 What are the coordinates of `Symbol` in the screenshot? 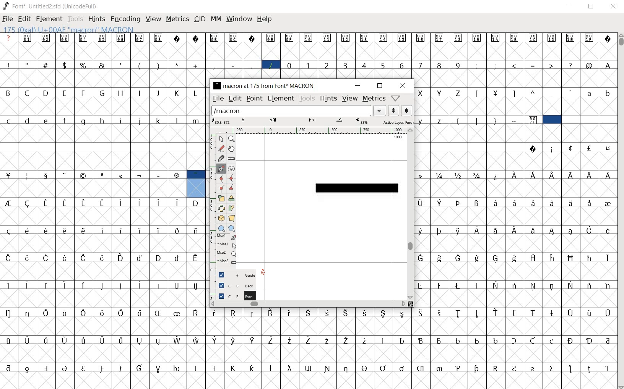 It's located at (607, 37).